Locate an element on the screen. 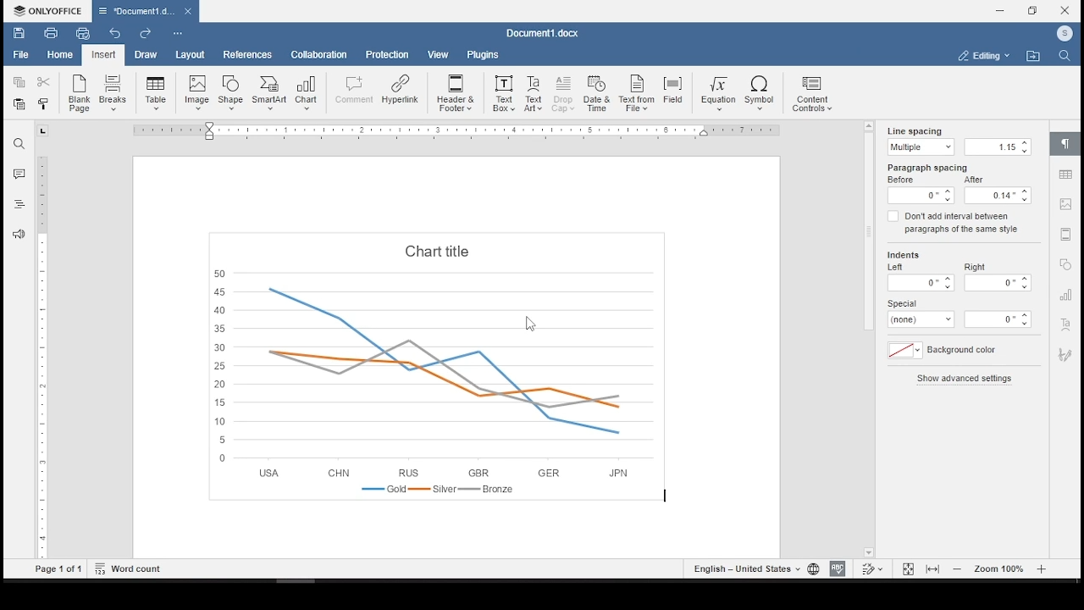  set text language is located at coordinates (745, 568).